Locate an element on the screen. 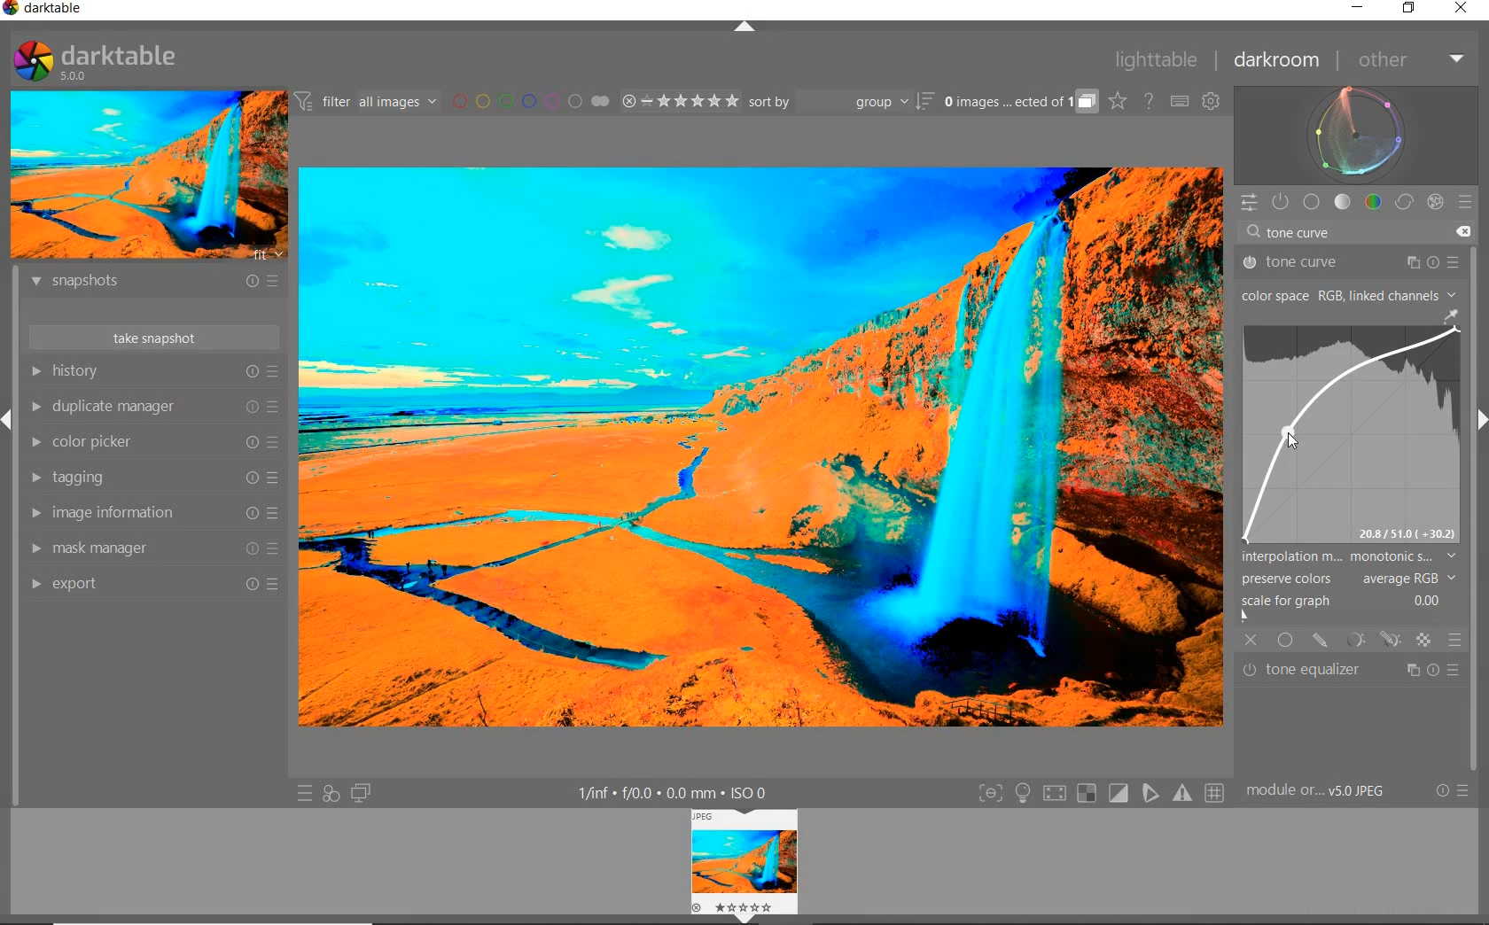 This screenshot has width=1489, height=925. darkroom is located at coordinates (1277, 61).